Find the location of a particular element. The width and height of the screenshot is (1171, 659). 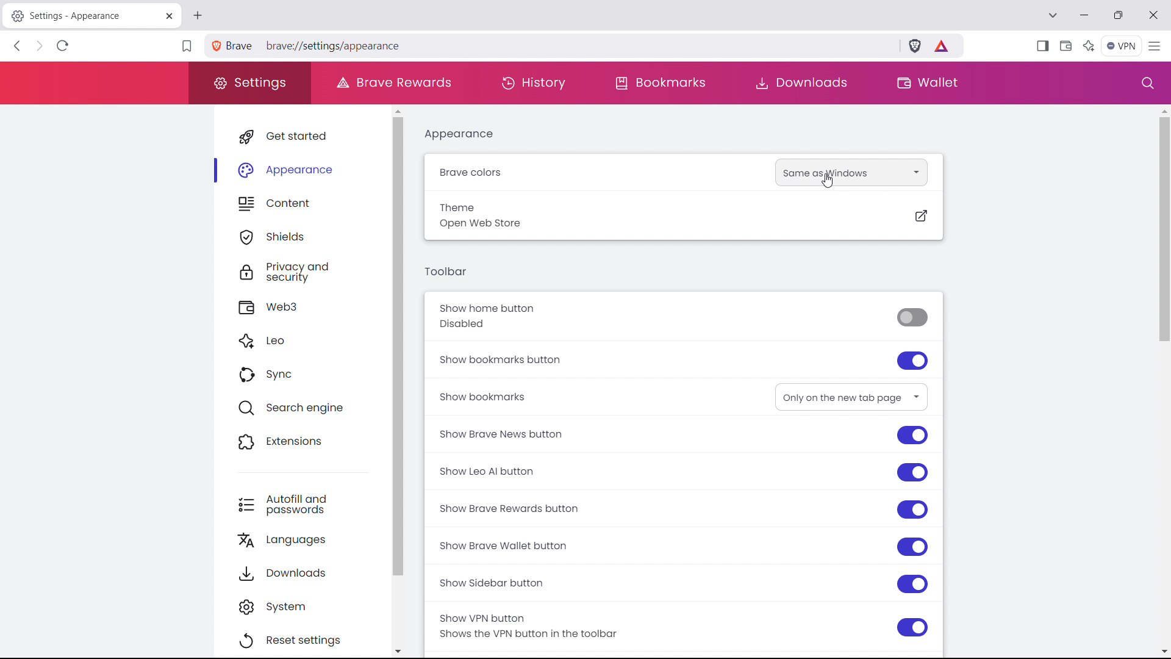

Brave is located at coordinates (233, 45).